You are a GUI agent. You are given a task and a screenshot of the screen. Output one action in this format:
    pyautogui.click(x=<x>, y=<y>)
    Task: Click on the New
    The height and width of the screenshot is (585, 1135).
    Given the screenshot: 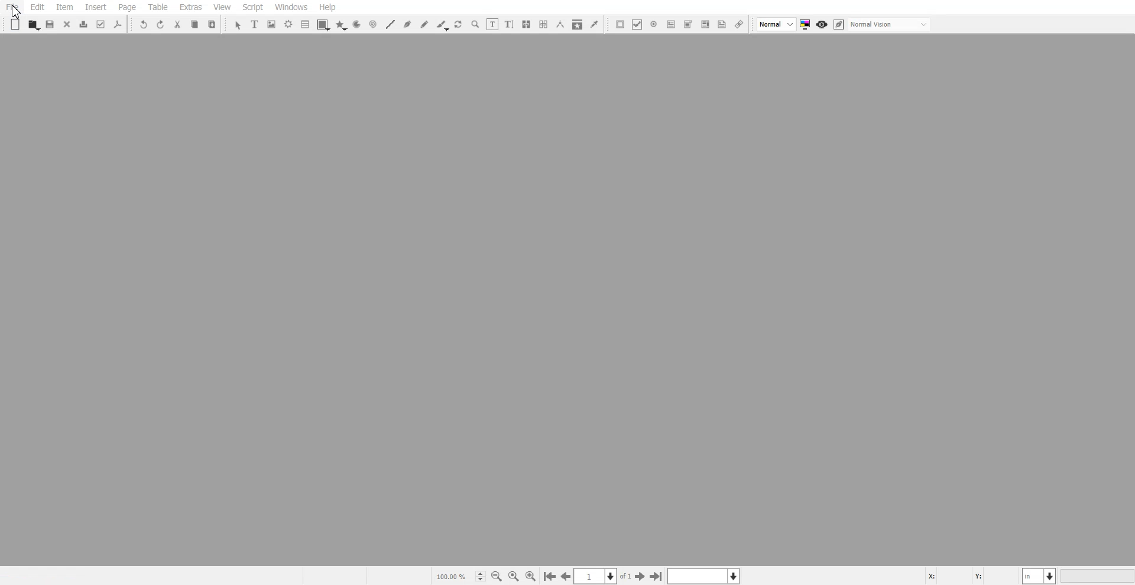 What is the action you would take?
    pyautogui.click(x=15, y=24)
    